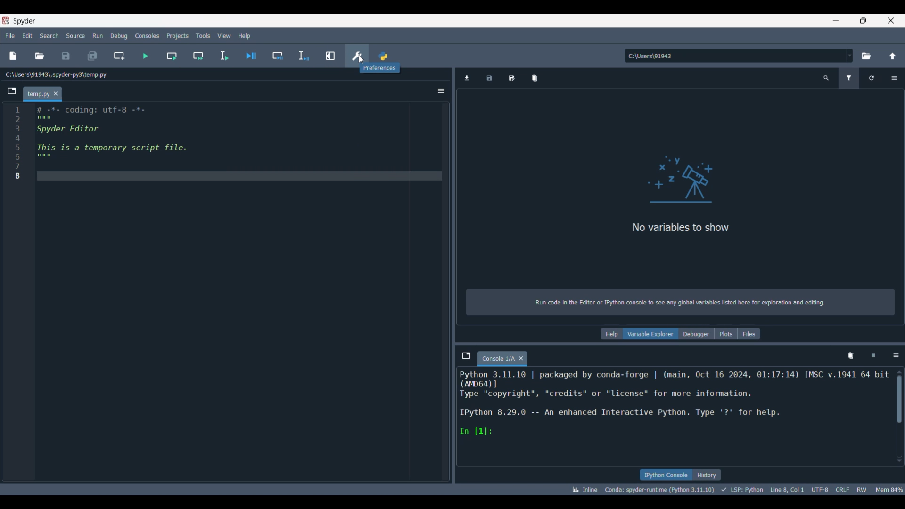 The height and width of the screenshot is (509, 905). What do you see at coordinates (441, 91) in the screenshot?
I see `Options` at bounding box center [441, 91].